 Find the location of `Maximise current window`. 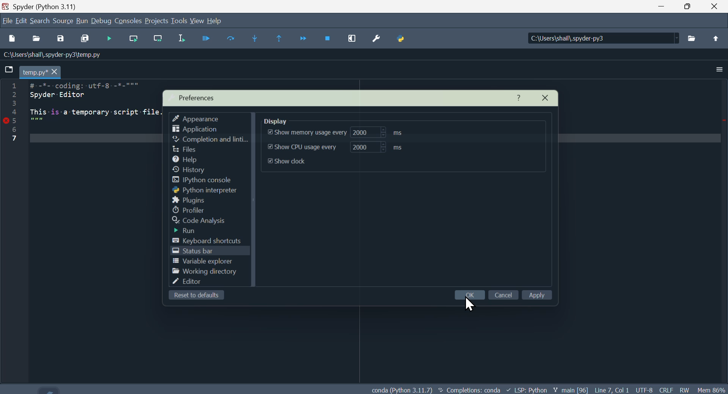

Maximise current window is located at coordinates (353, 39).